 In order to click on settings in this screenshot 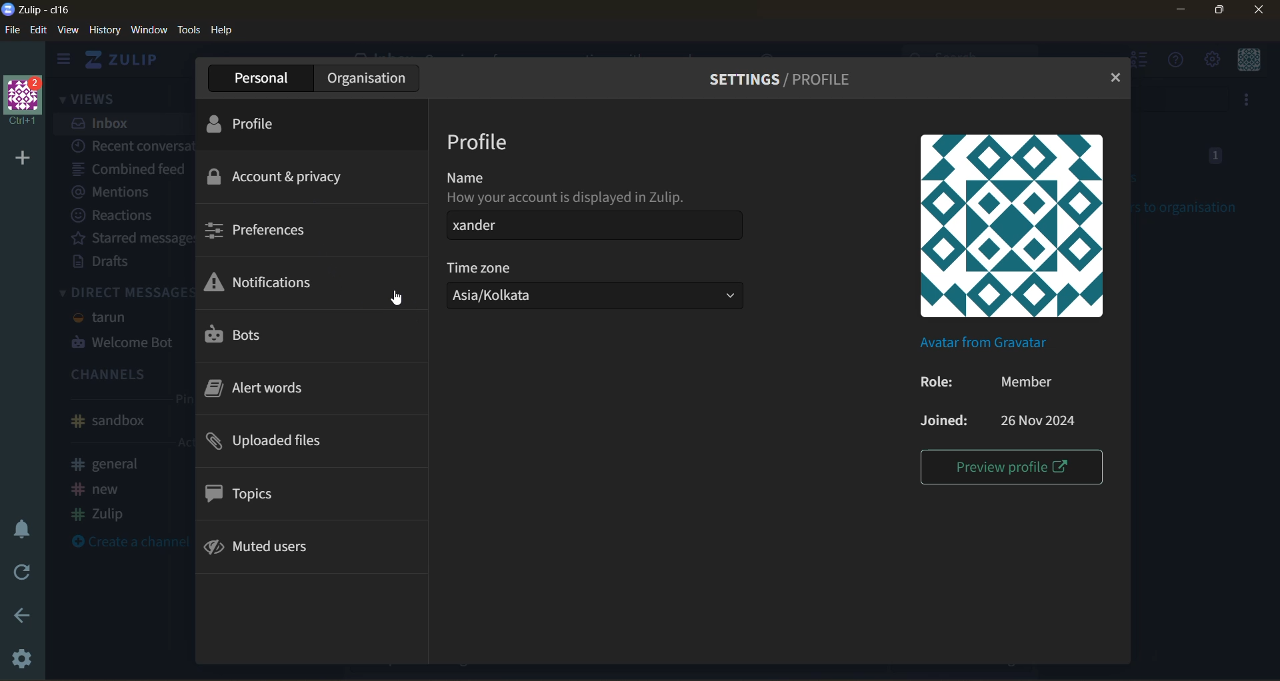, I will do `click(19, 662)`.